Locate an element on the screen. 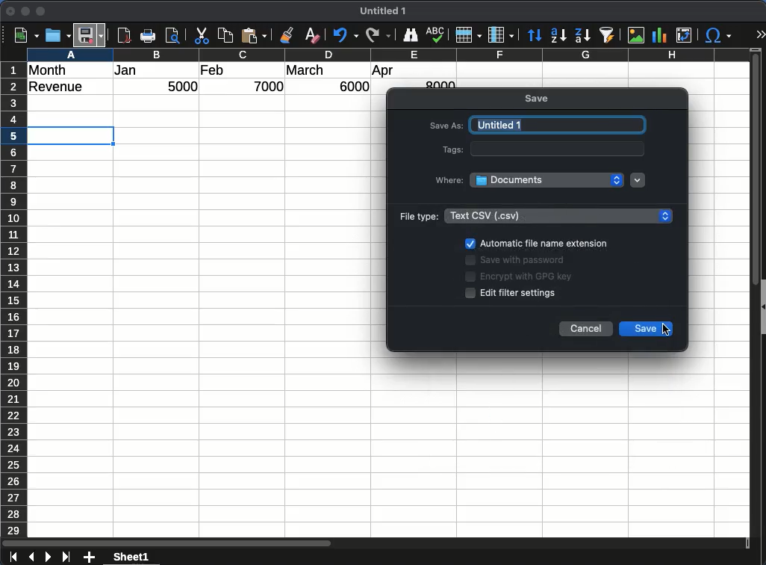 The image size is (766, 565). collapse is located at coordinates (762, 305).